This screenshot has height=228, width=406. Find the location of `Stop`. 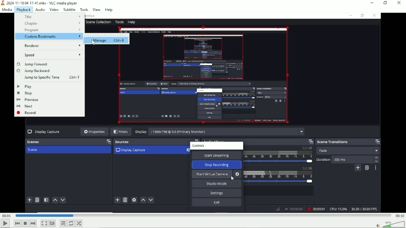

Stop is located at coordinates (25, 93).